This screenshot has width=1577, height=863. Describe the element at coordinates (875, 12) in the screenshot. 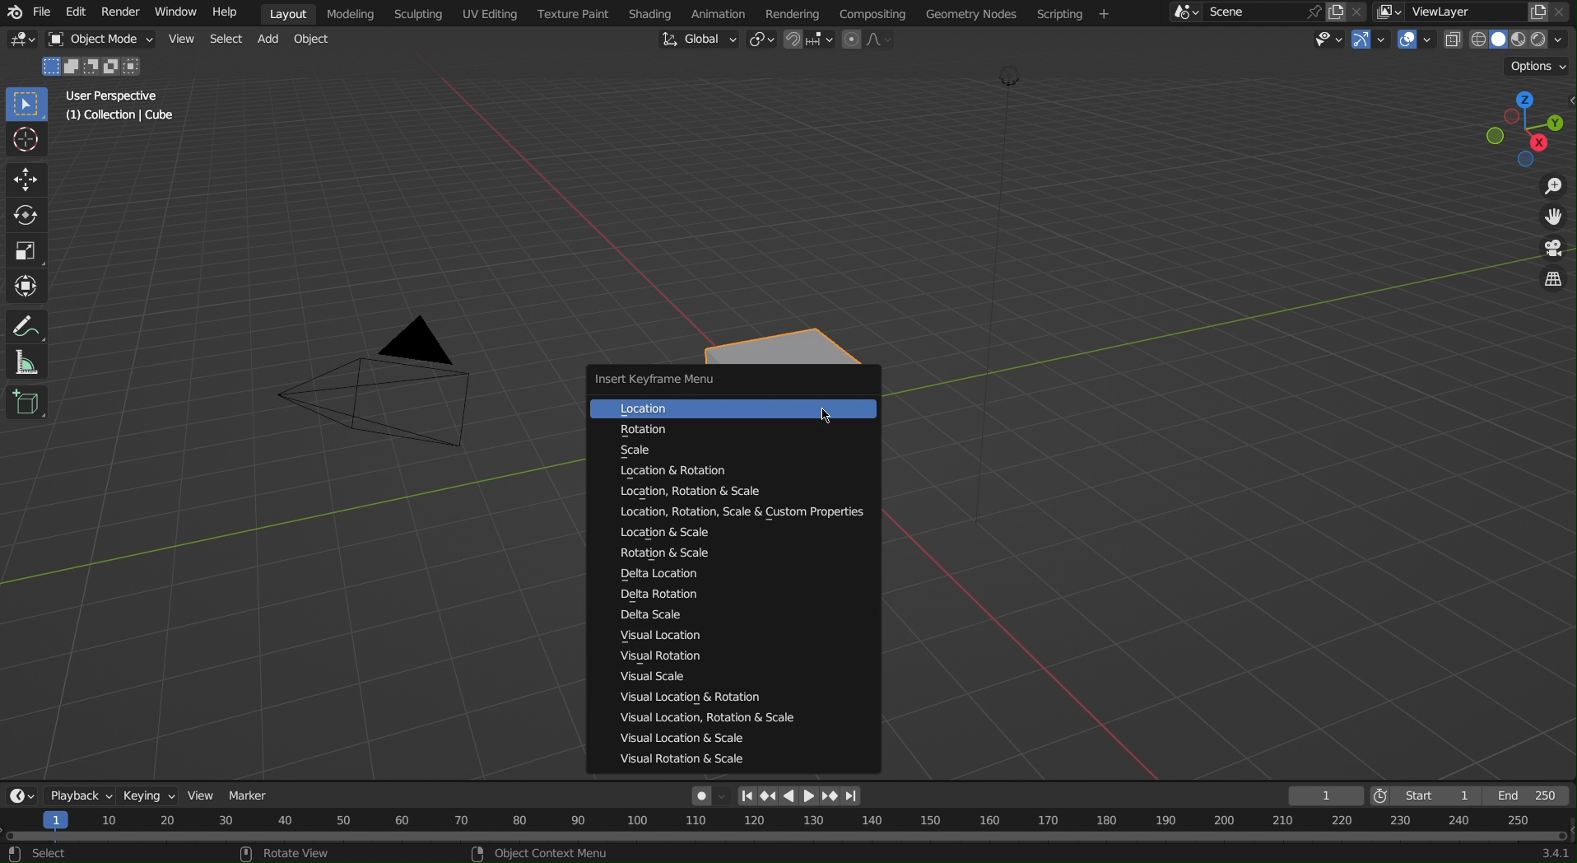

I see `Compositing` at that location.